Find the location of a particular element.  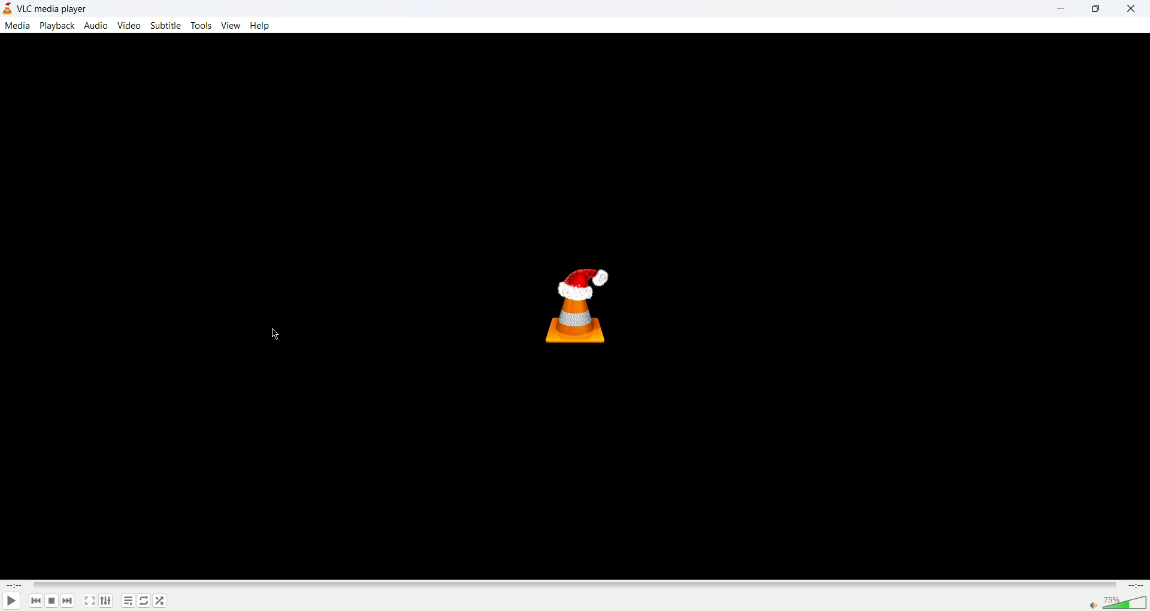

media is located at coordinates (17, 26).